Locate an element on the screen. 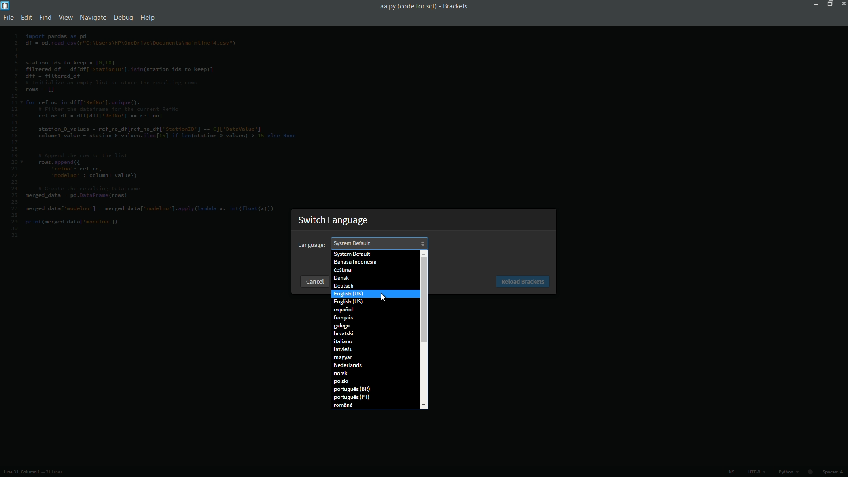 The width and height of the screenshot is (848, 477). scroll bar is located at coordinates (424, 300).